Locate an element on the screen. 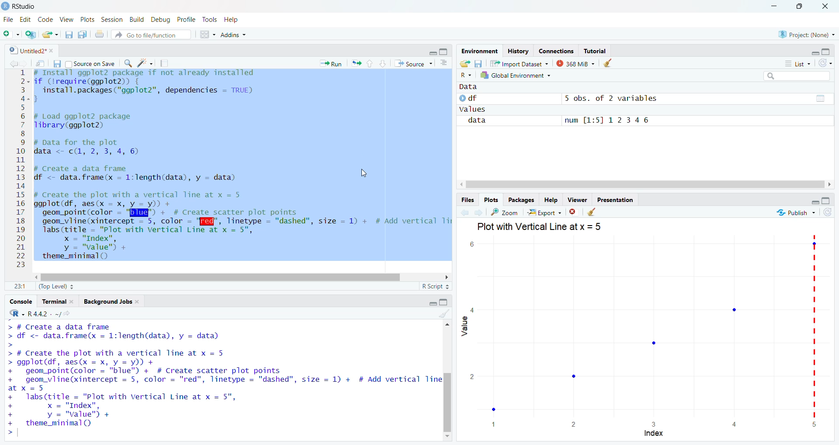  Background Jobs. is located at coordinates (115, 302).